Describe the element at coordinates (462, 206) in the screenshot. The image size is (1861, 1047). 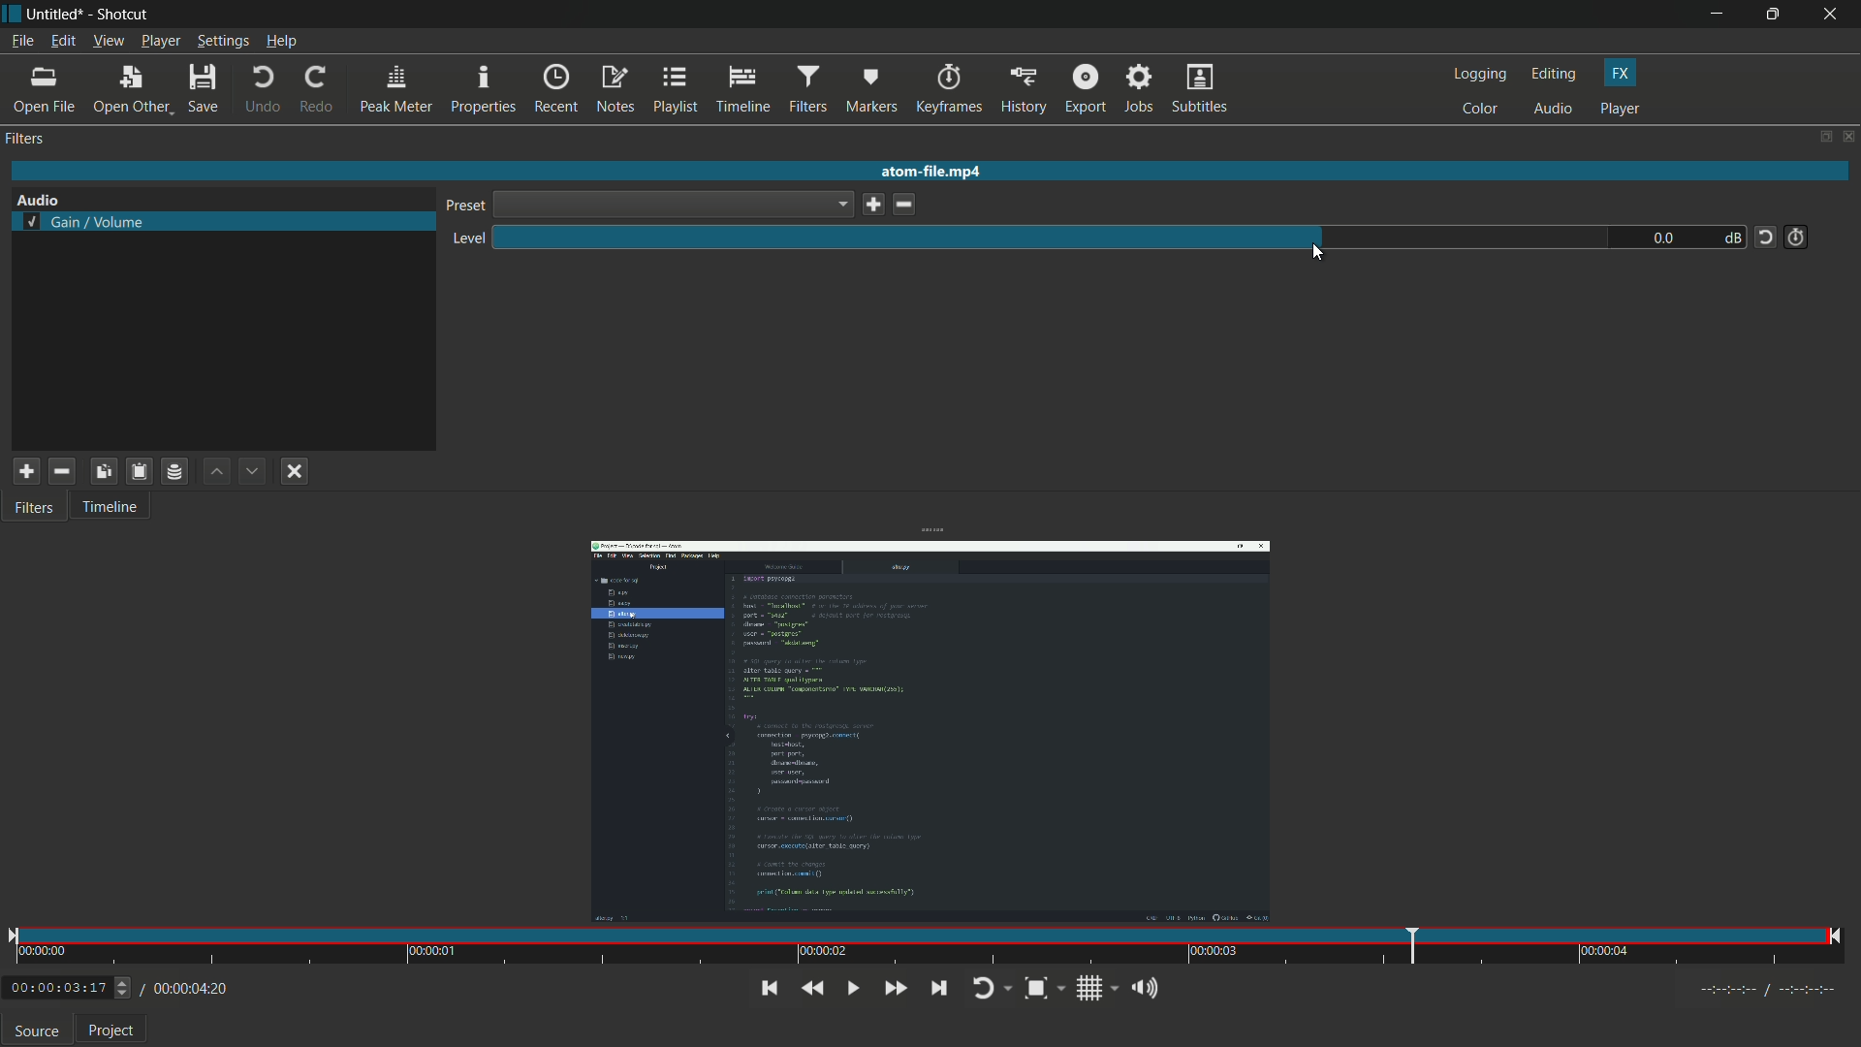
I see `preset` at that location.